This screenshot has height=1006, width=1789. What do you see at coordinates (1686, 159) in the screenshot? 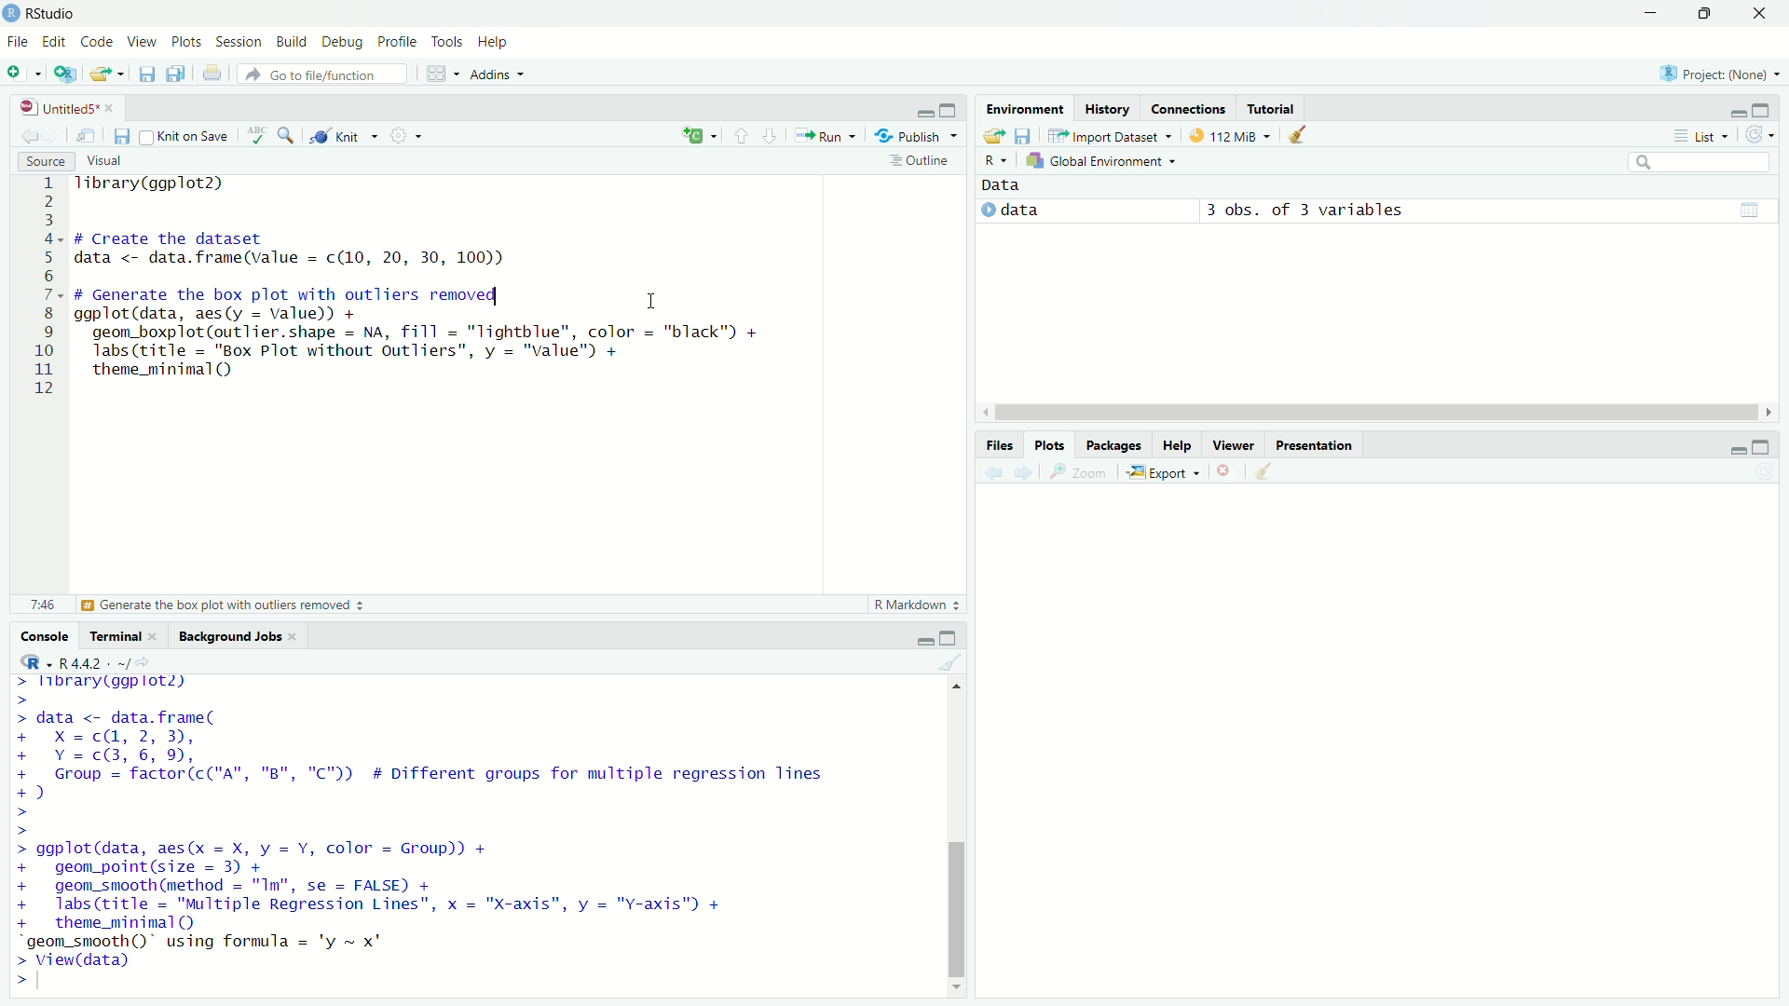
I see `search` at bounding box center [1686, 159].